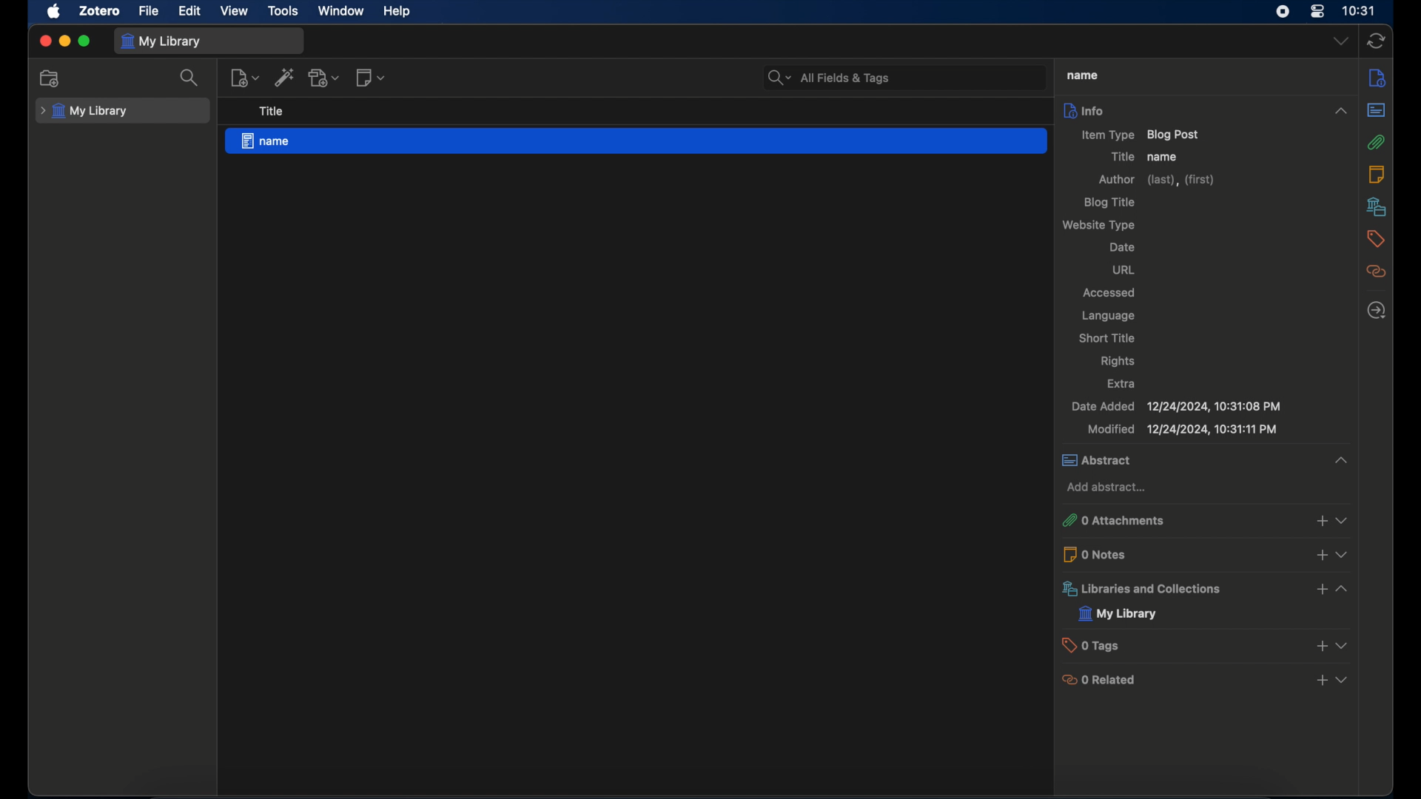 The image size is (1421, 799). I want to click on language, so click(1110, 317).